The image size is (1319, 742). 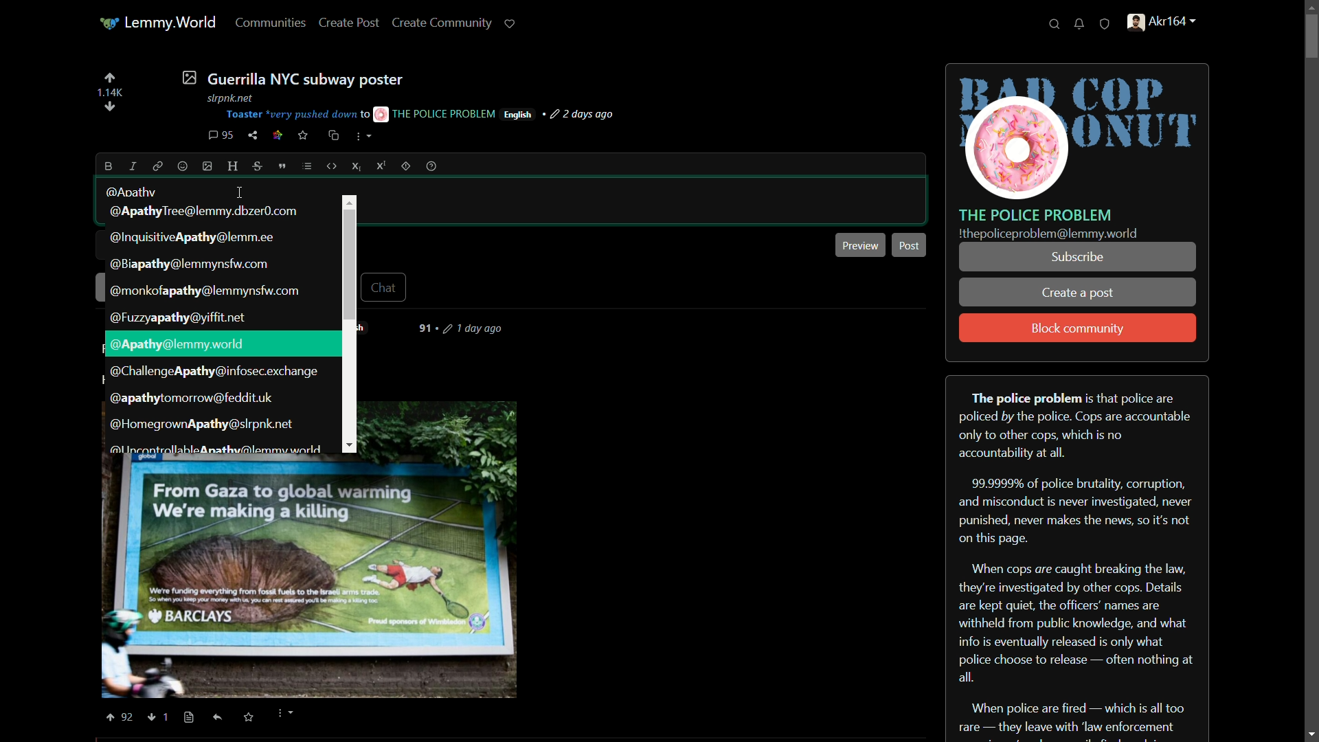 What do you see at coordinates (436, 113) in the screenshot?
I see `THE POLICE PROBLEM` at bounding box center [436, 113].